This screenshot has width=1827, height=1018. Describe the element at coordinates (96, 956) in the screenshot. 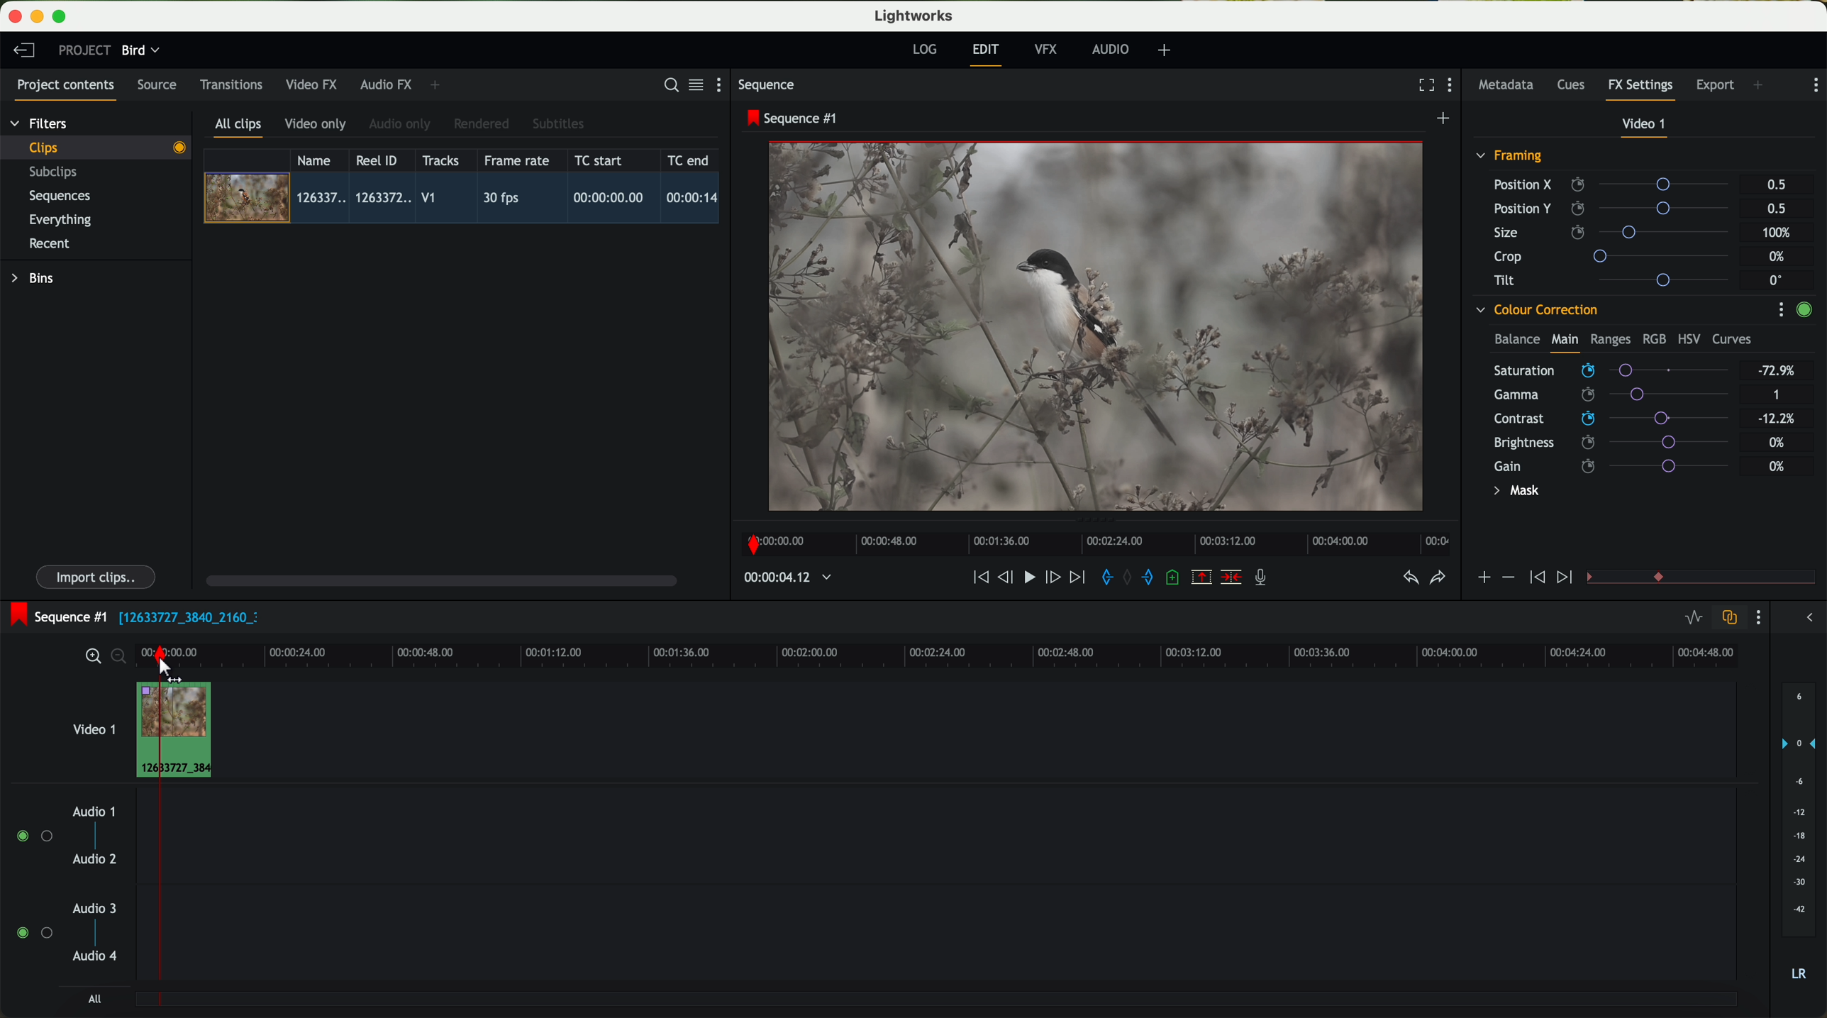

I see `audio 4` at that location.